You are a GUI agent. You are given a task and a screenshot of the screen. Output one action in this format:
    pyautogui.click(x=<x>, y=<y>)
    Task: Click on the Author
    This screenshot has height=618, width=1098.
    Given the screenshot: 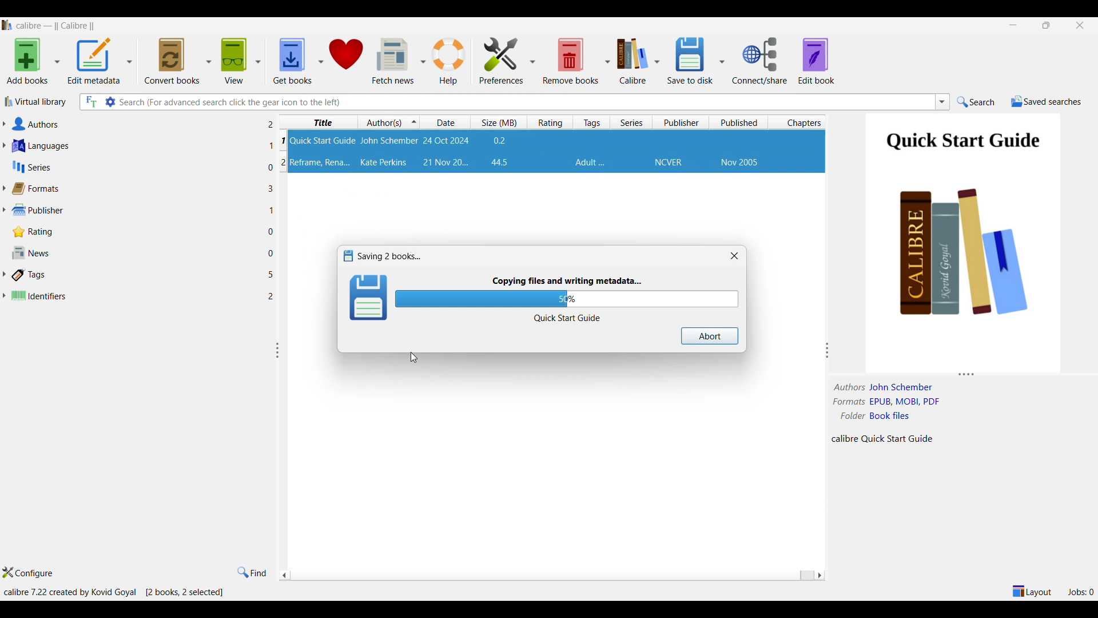 What is the action you would take?
    pyautogui.click(x=384, y=163)
    